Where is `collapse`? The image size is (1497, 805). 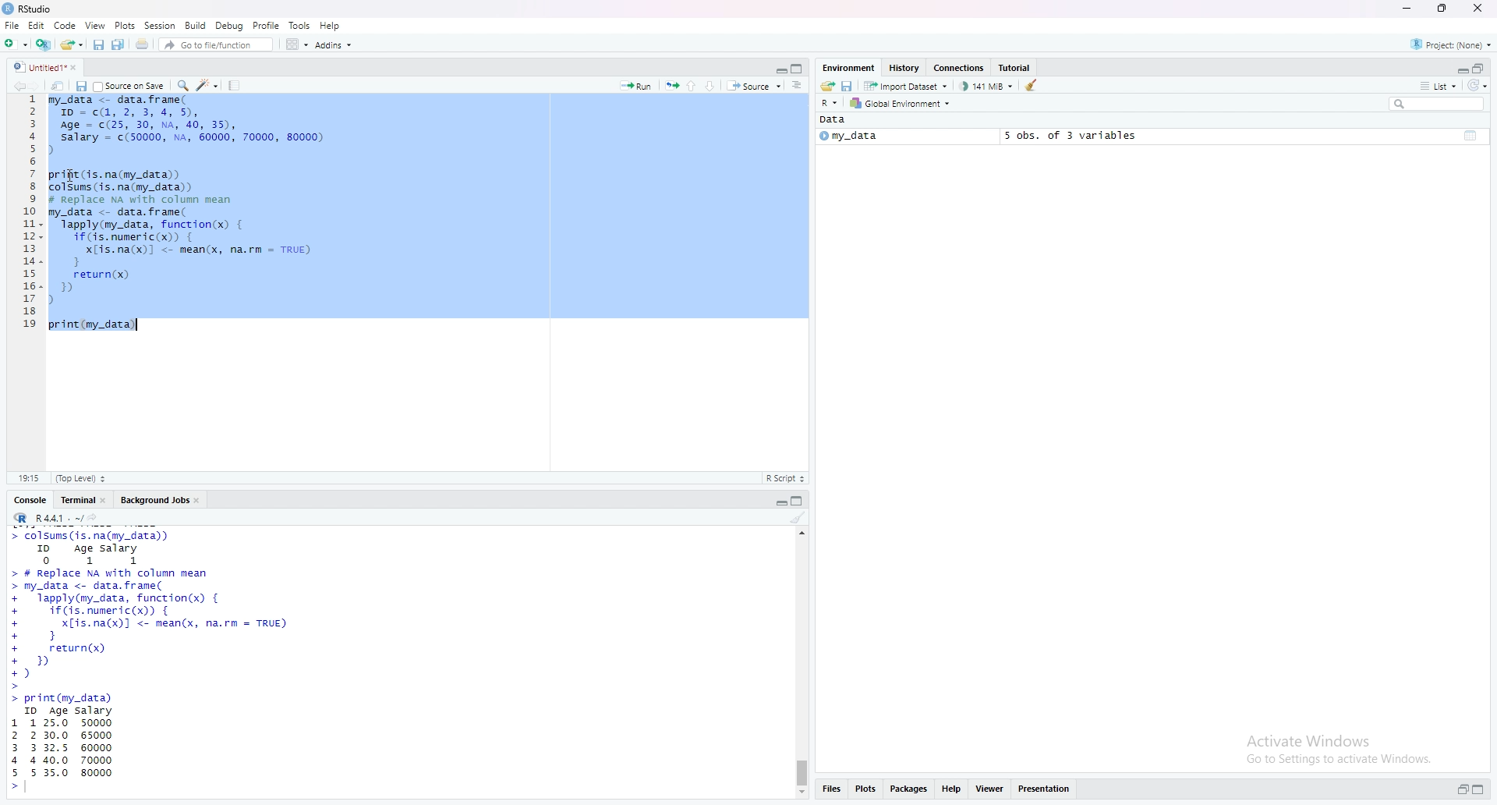
collapse is located at coordinates (1482, 790).